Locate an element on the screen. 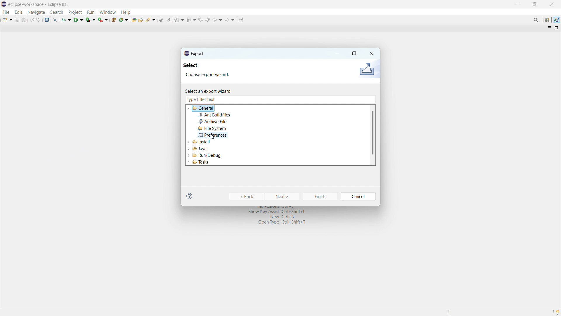  next is located at coordinates (283, 196).